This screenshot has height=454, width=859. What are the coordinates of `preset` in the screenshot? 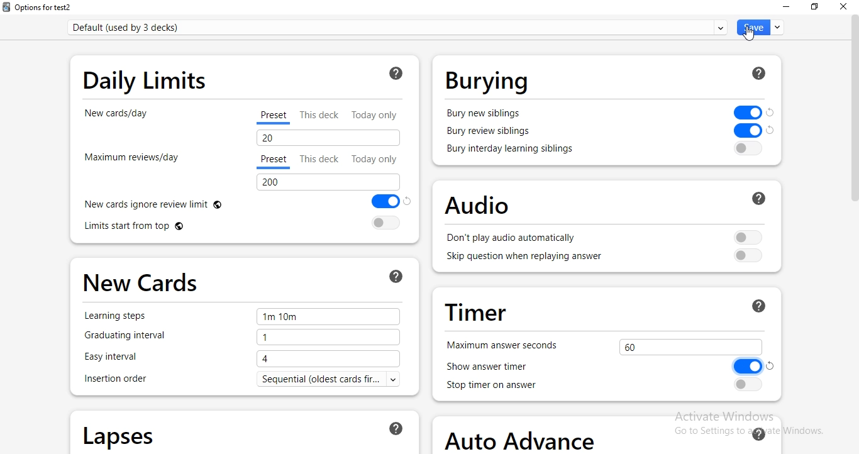 It's located at (274, 160).